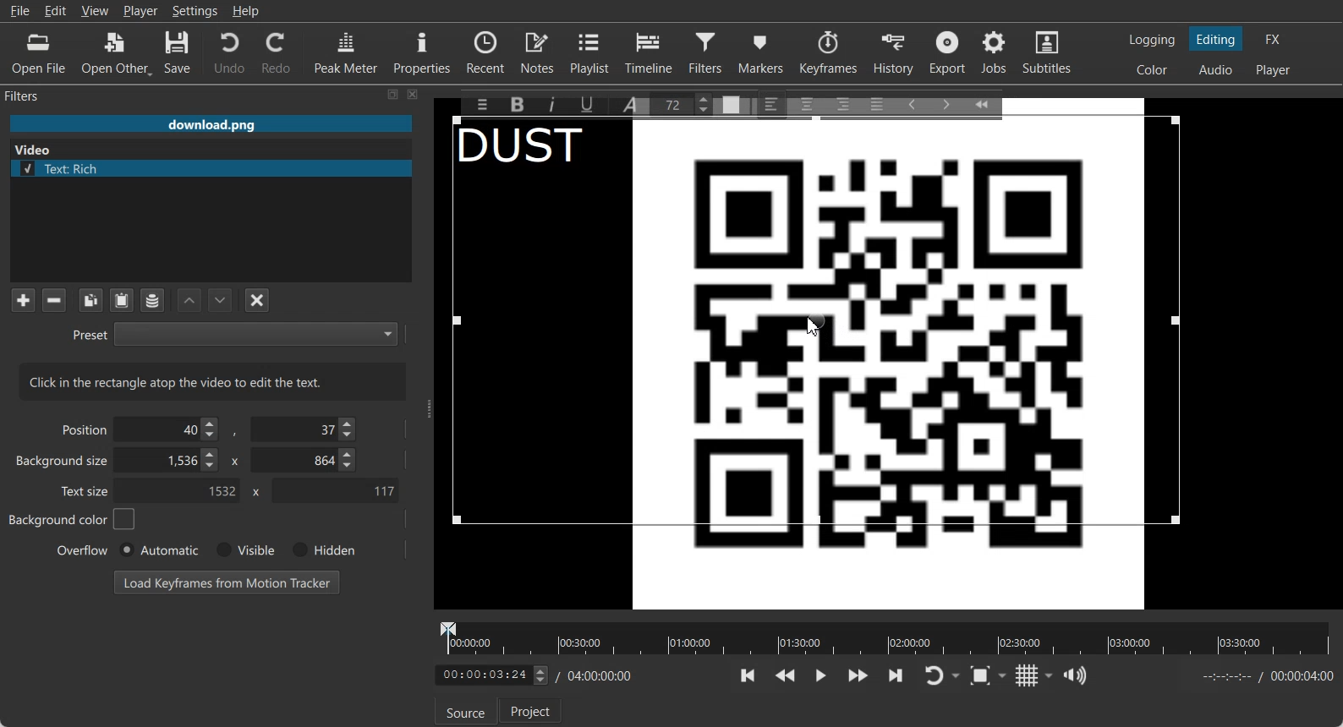 This screenshot has height=727, width=1343. What do you see at coordinates (650, 52) in the screenshot?
I see `Timeline` at bounding box center [650, 52].